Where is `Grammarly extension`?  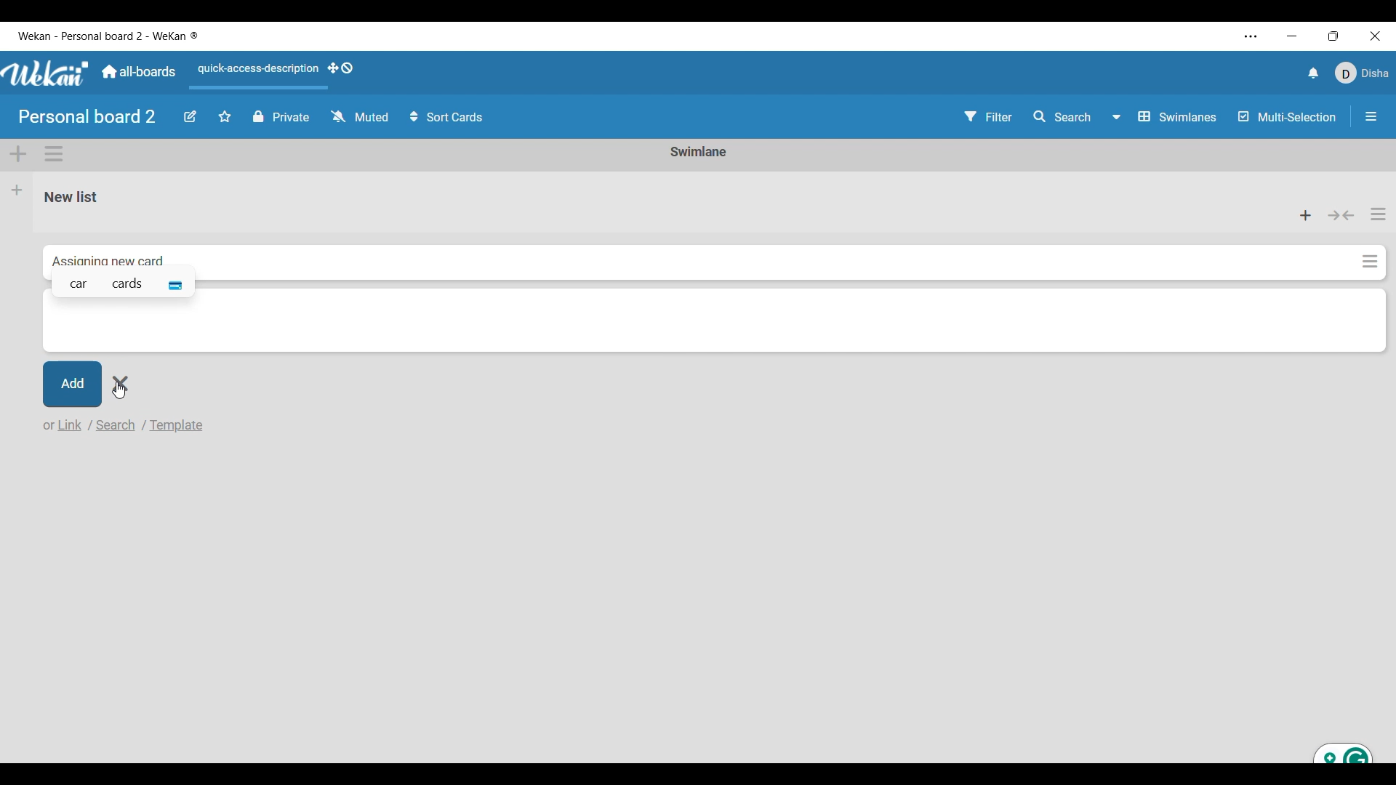
Grammarly extension is located at coordinates (1341, 752).